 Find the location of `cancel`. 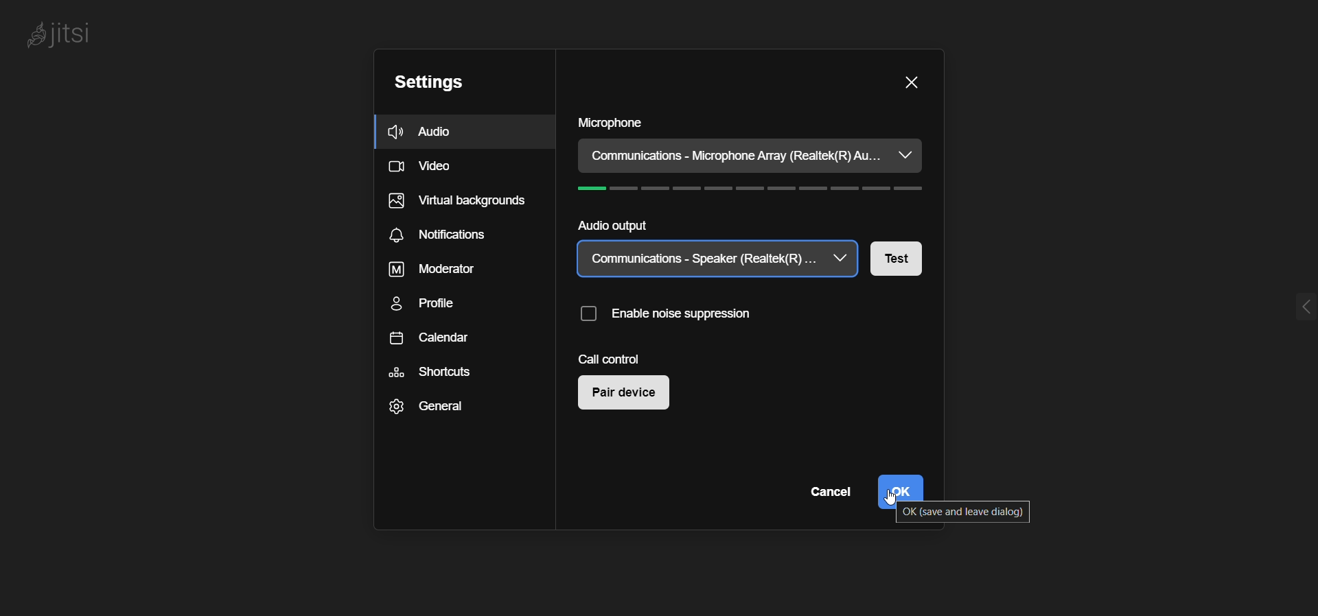

cancel is located at coordinates (827, 493).